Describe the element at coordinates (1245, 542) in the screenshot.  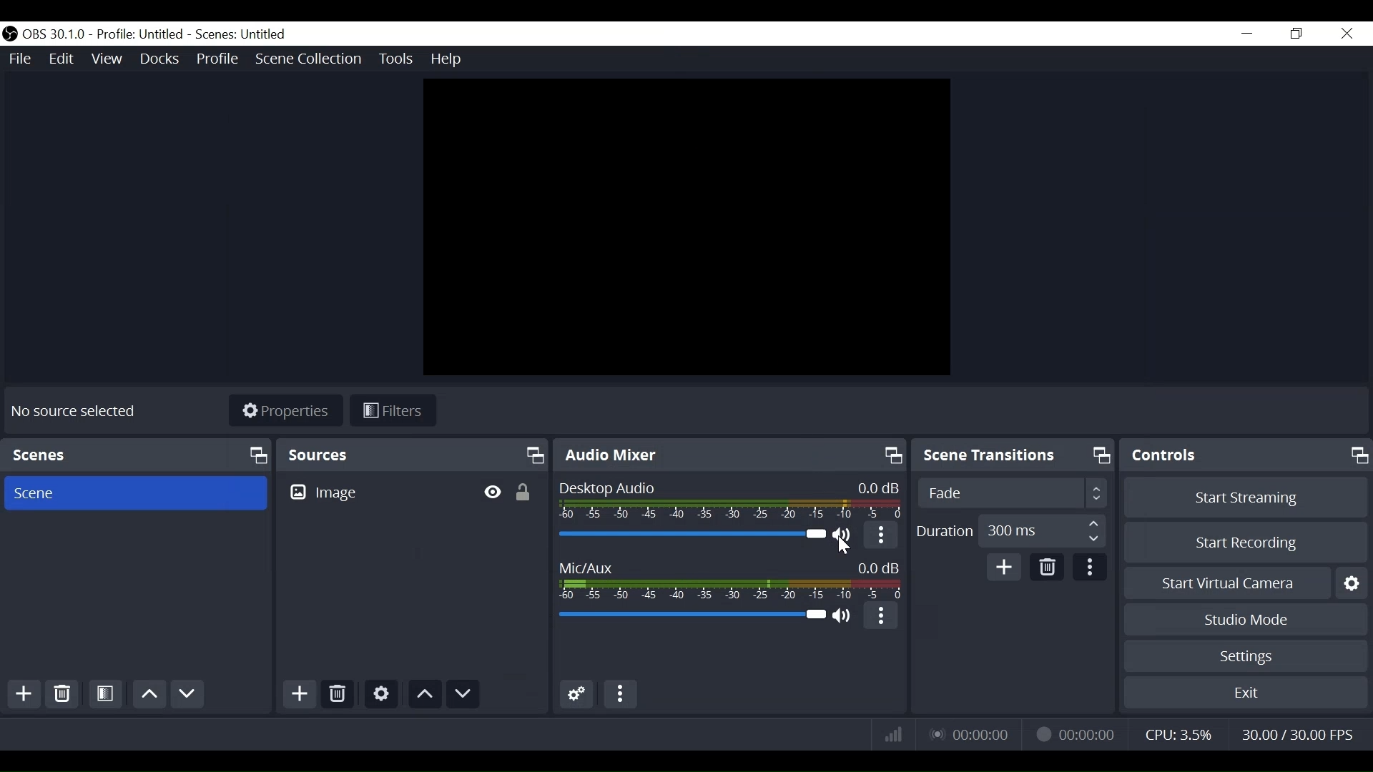
I see `Start Recording` at that location.